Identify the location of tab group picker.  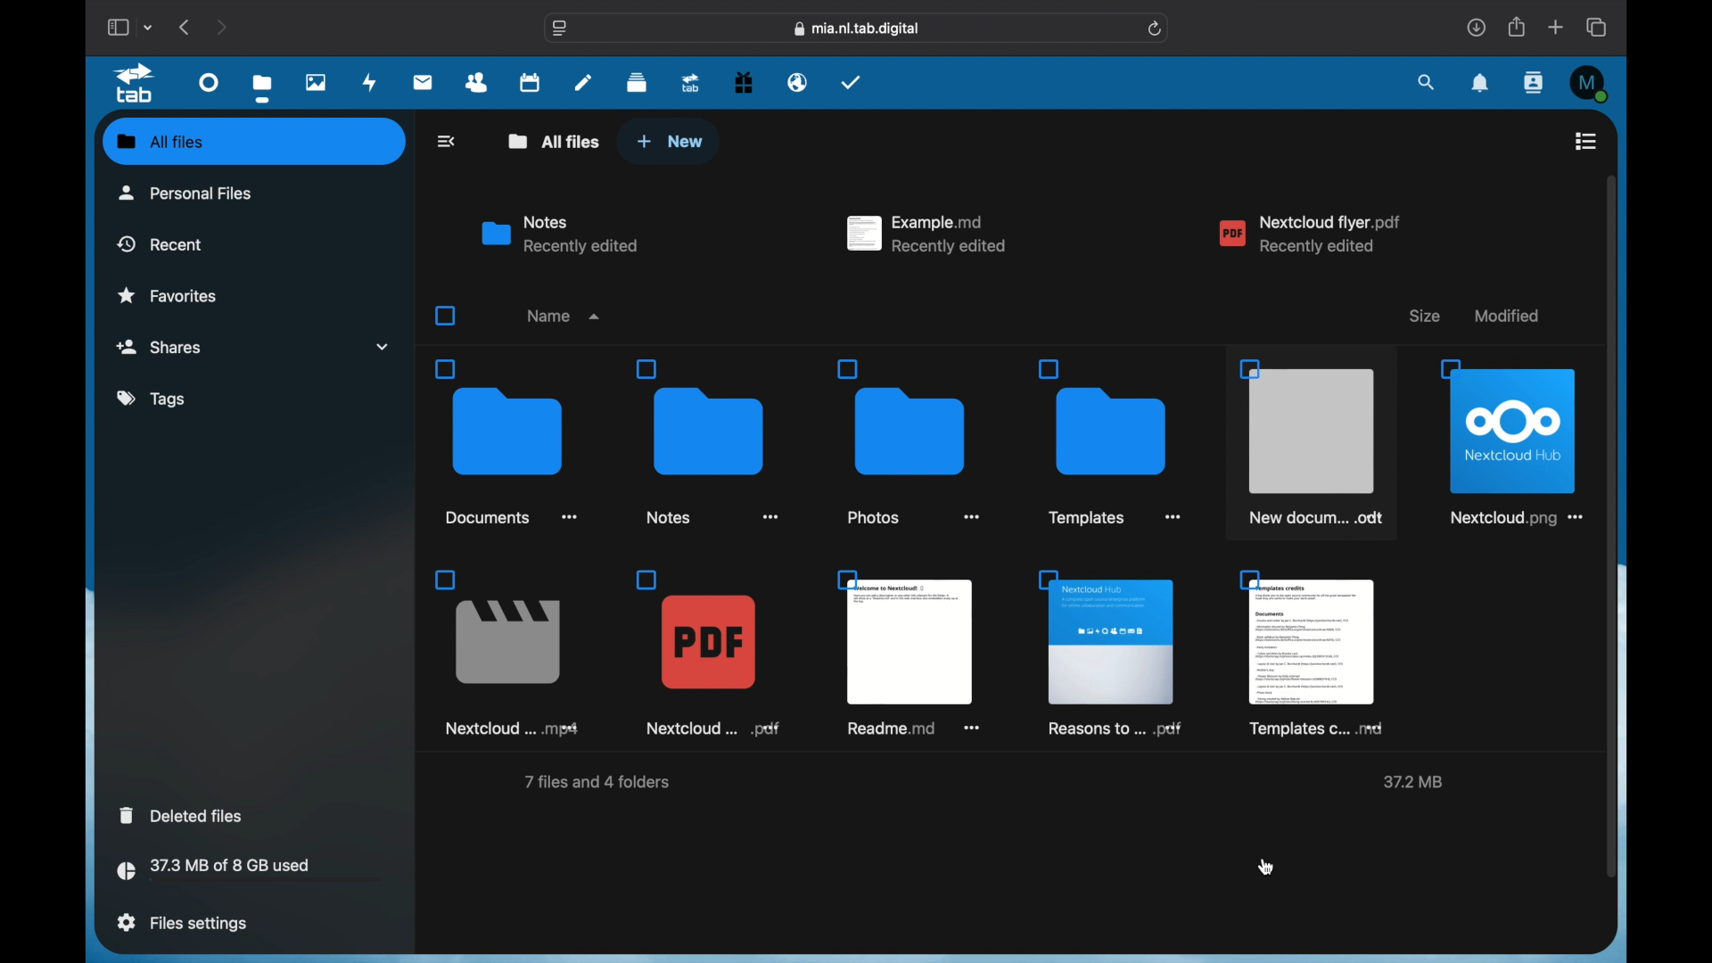
(149, 27).